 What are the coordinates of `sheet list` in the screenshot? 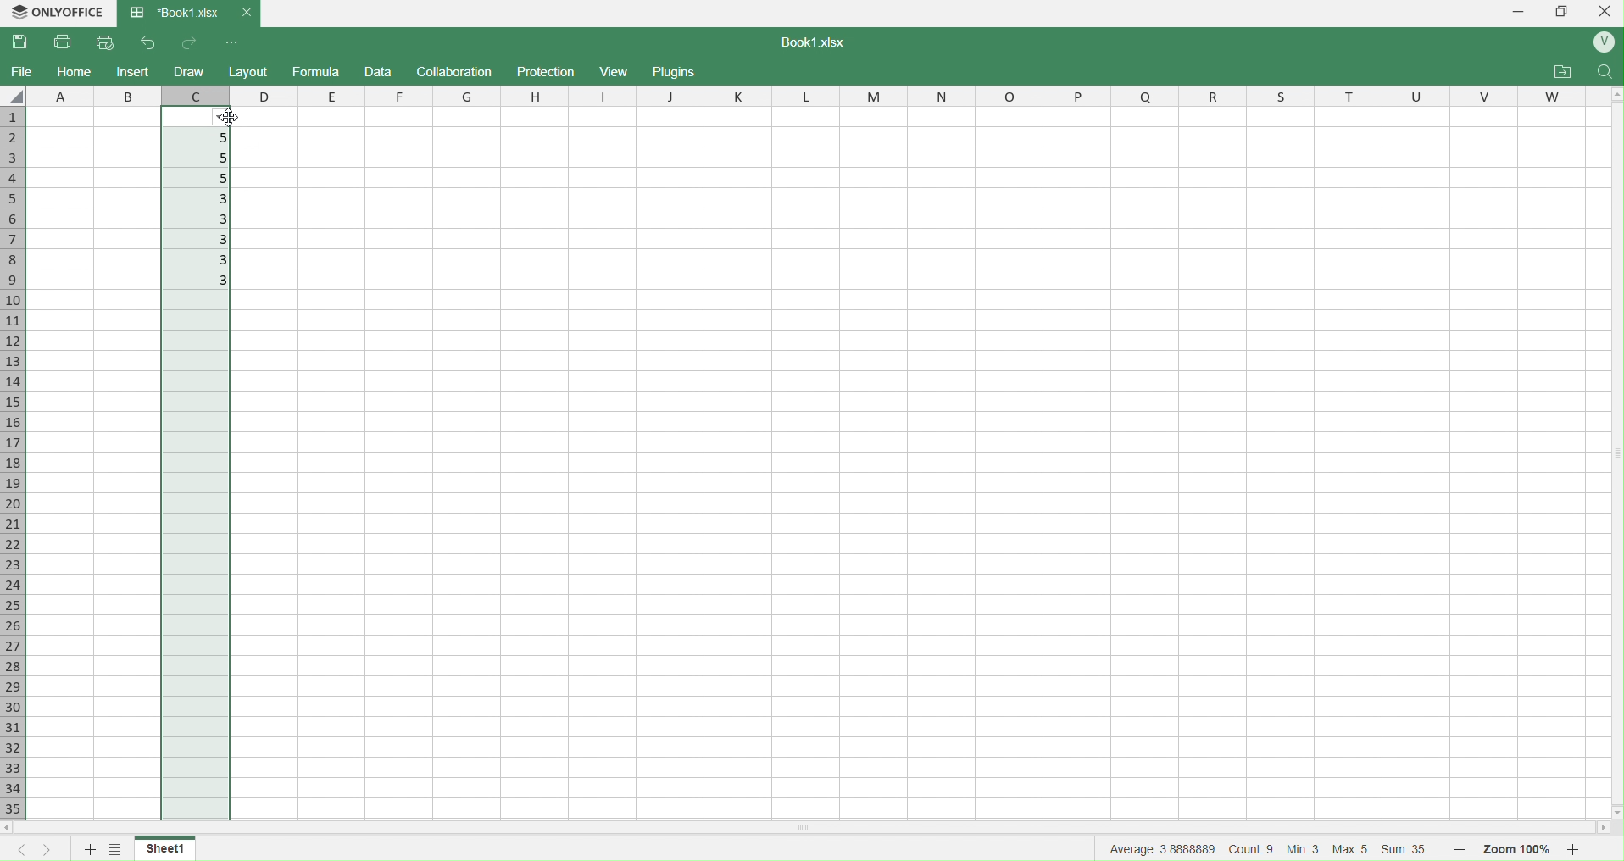 It's located at (118, 847).